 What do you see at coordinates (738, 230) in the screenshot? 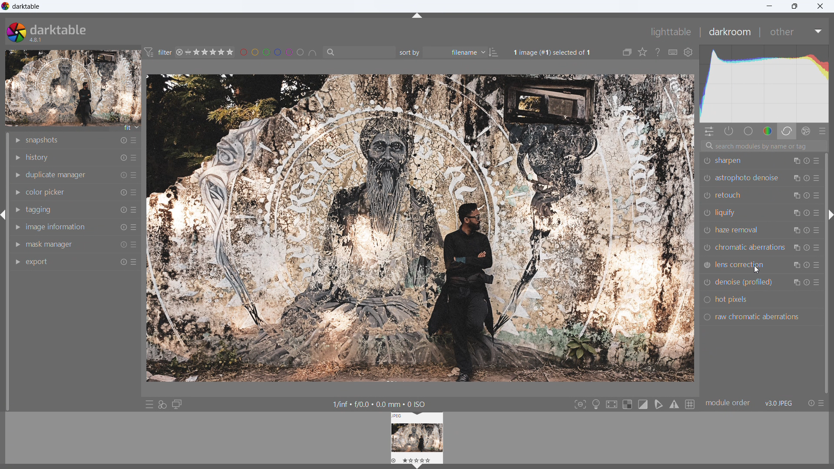
I see `haze removal` at bounding box center [738, 230].